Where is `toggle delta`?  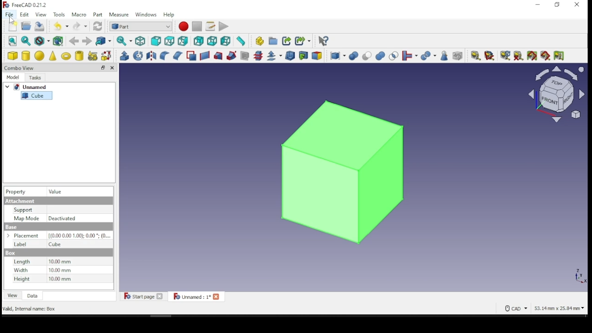 toggle delta is located at coordinates (560, 55).